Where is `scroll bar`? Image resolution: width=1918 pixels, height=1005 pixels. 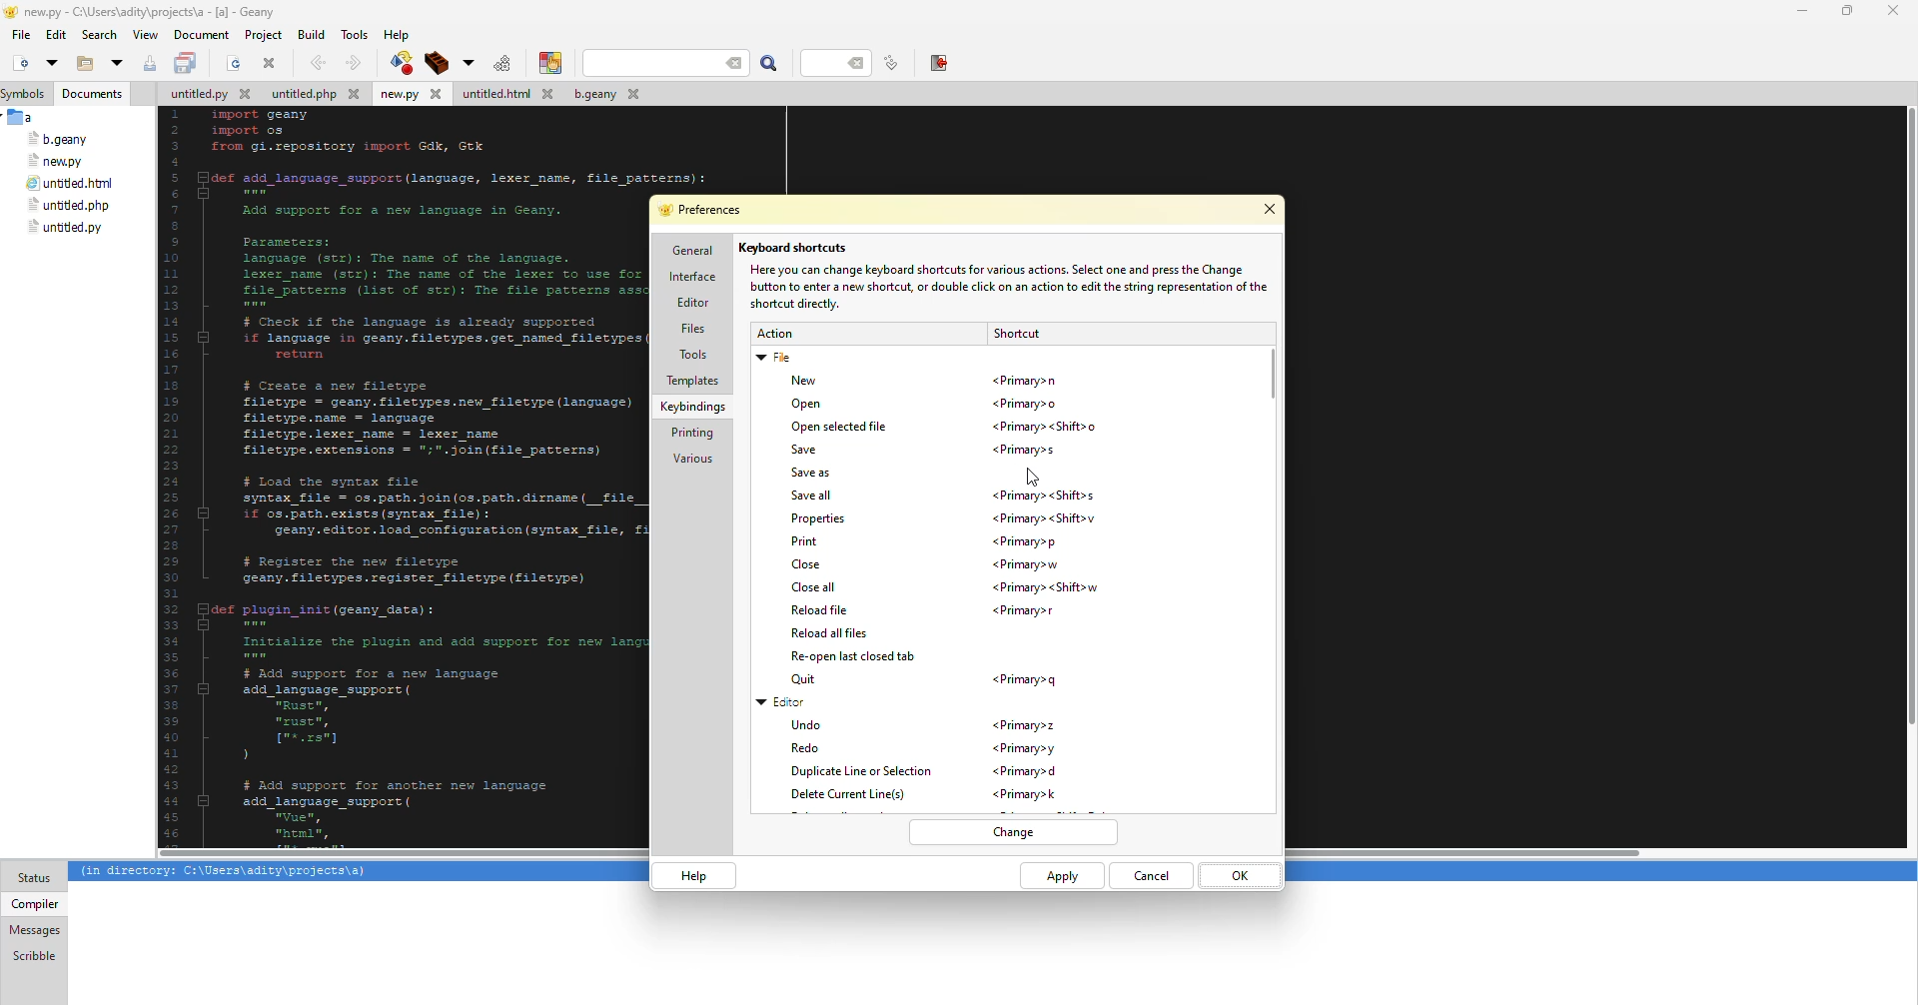
scroll bar is located at coordinates (901, 854).